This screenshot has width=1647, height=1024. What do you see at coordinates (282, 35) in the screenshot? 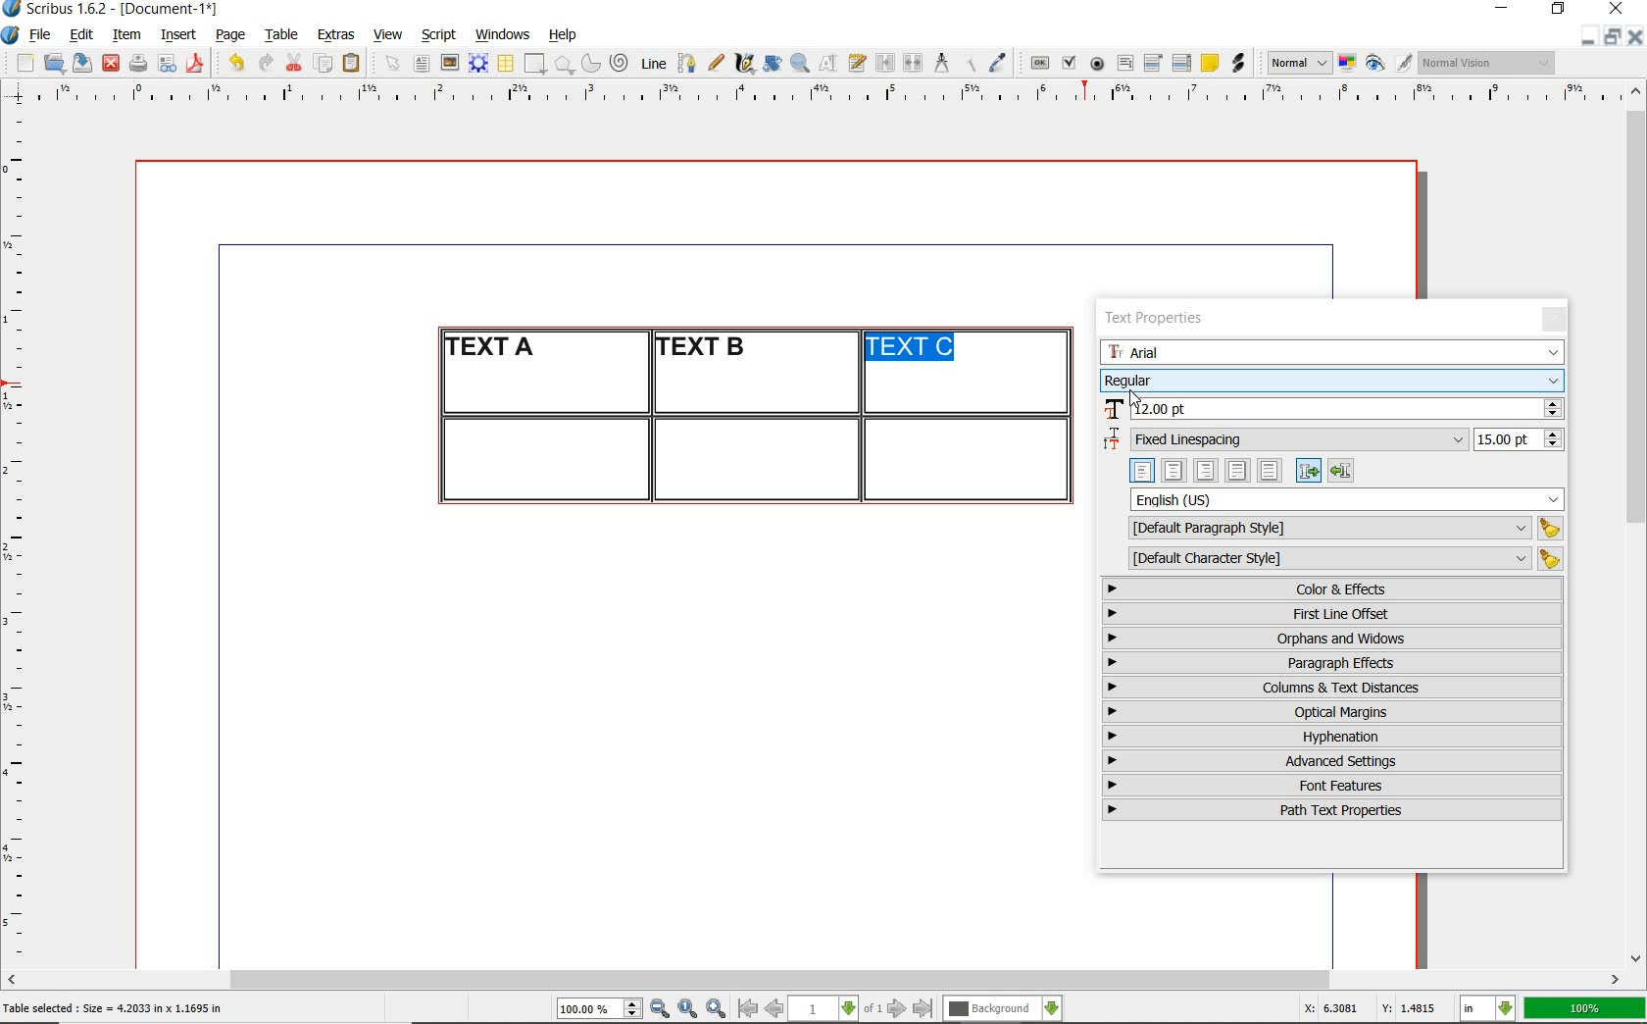
I see `table` at bounding box center [282, 35].